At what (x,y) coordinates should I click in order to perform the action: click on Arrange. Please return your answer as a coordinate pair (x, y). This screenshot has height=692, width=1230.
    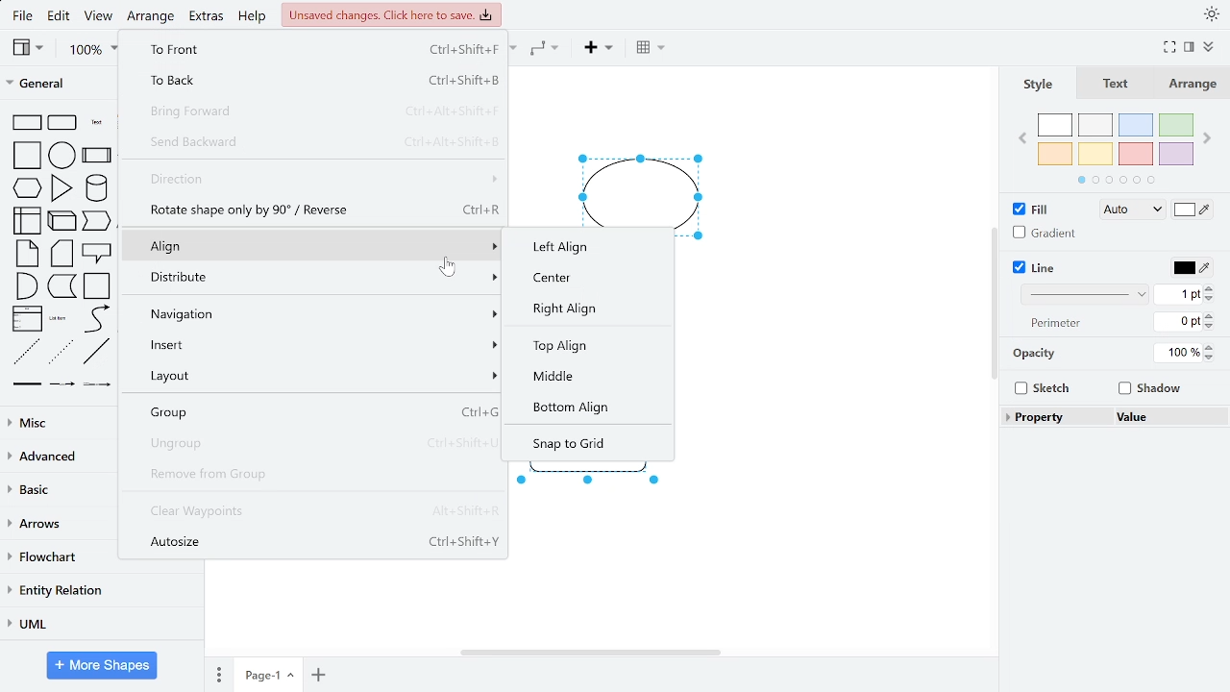
    Looking at the image, I should click on (1189, 83).